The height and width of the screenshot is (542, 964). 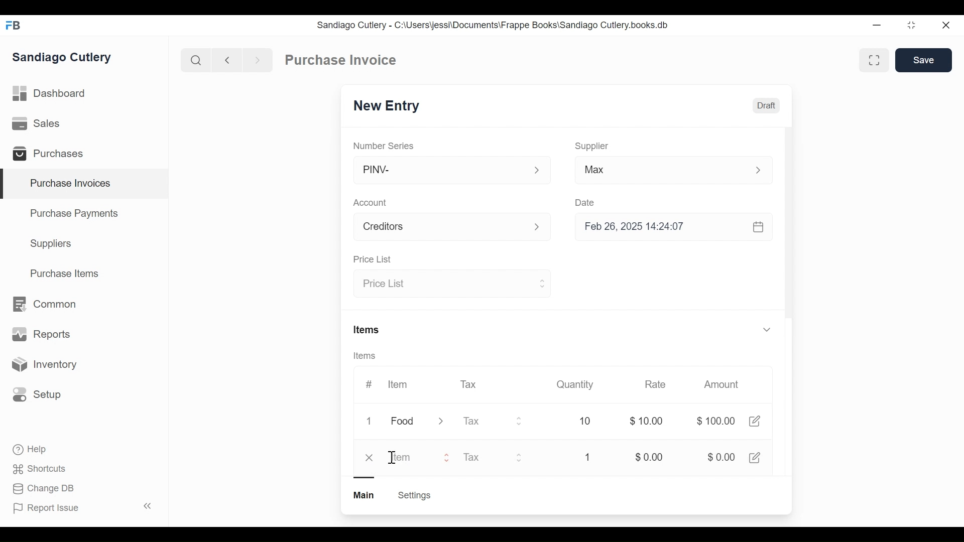 What do you see at coordinates (440, 228) in the screenshot?
I see `Account` at bounding box center [440, 228].